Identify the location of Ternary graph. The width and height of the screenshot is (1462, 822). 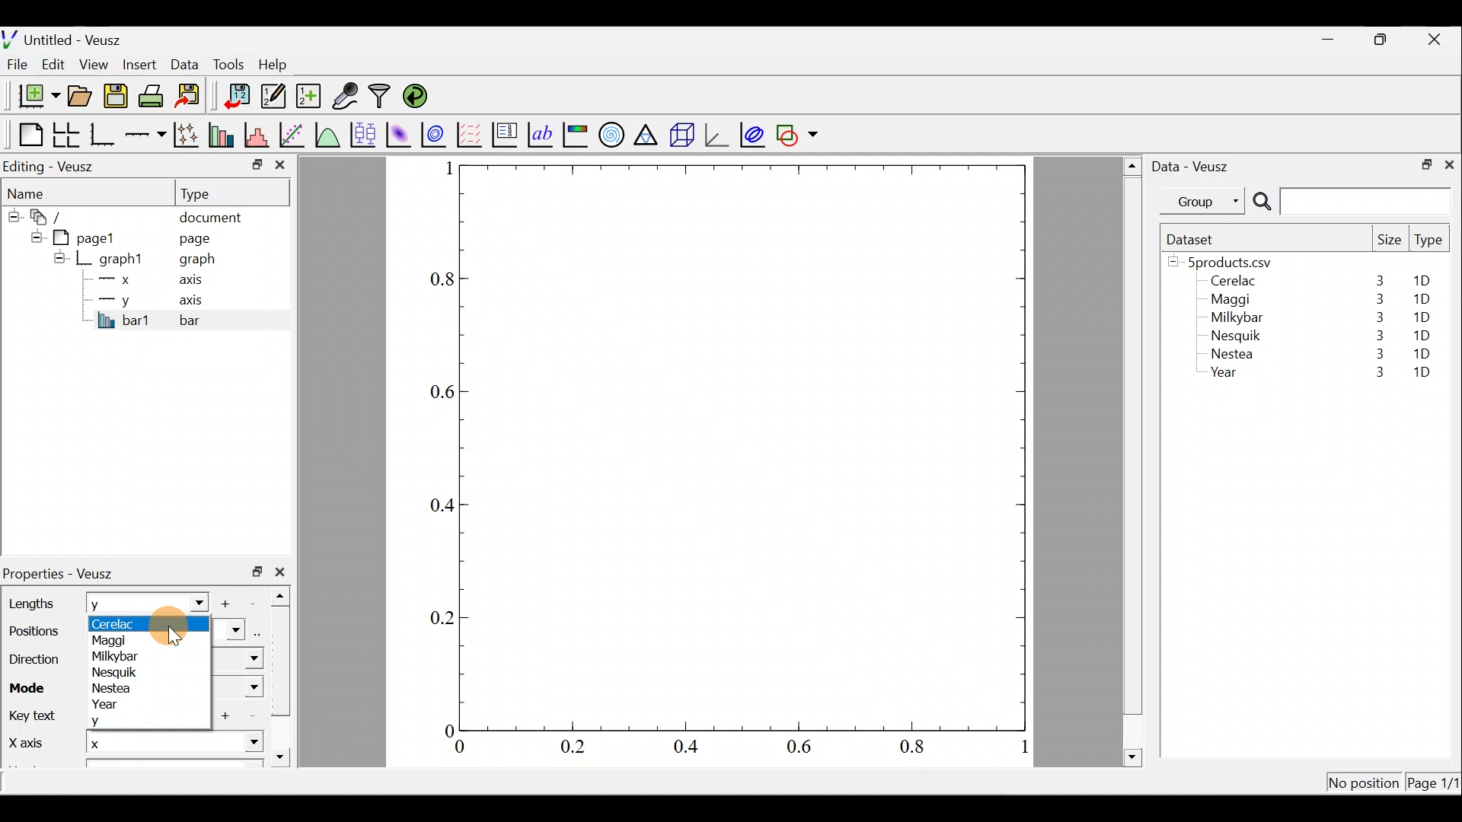
(647, 132).